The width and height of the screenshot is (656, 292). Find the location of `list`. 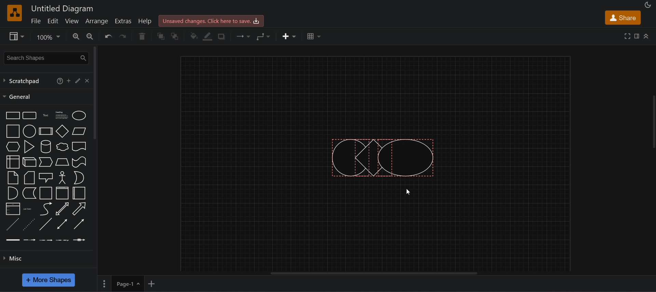

list is located at coordinates (12, 209).